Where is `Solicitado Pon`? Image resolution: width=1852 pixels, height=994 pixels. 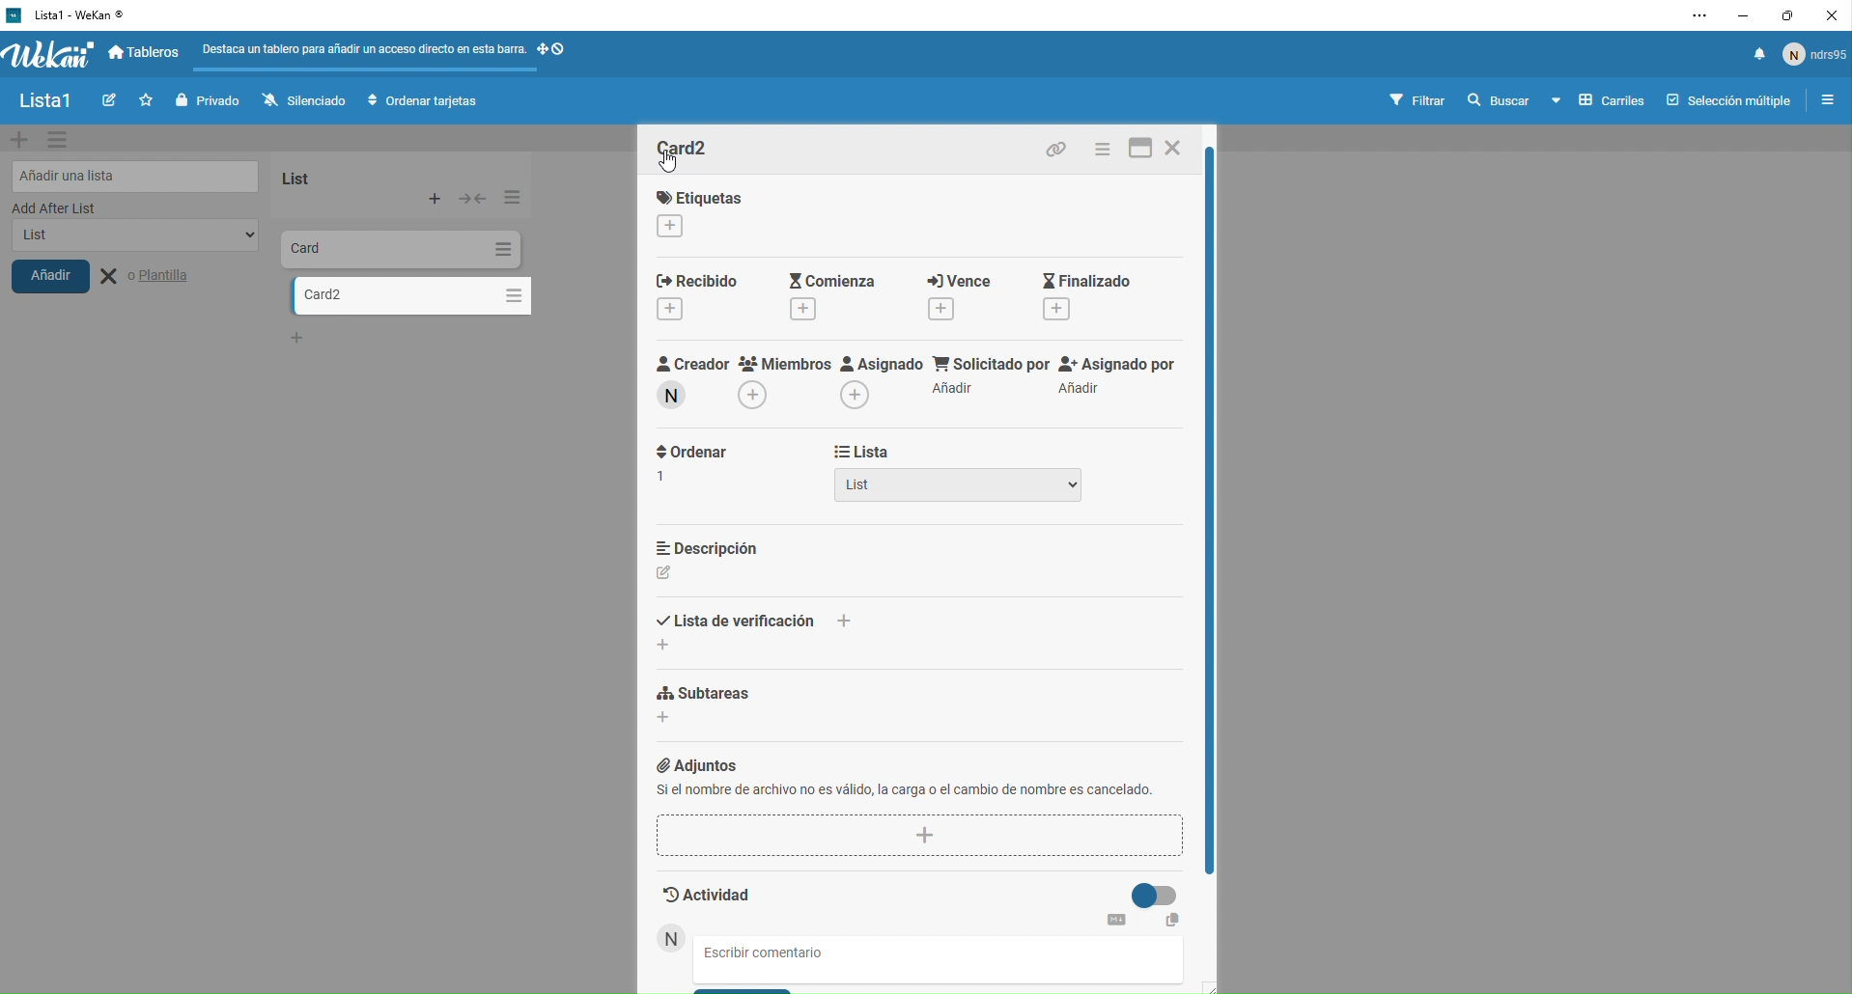
Solicitado Pon is located at coordinates (990, 378).